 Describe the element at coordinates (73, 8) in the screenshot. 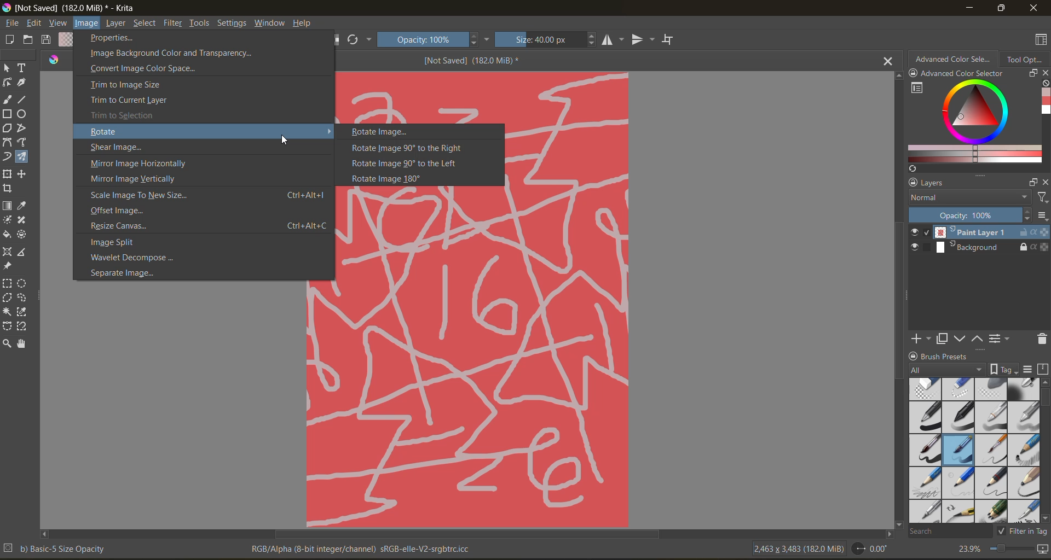

I see `app name and file name` at that location.